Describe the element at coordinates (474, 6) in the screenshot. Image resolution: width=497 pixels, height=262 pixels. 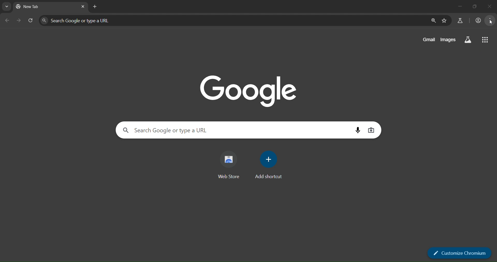
I see `restore down` at that location.